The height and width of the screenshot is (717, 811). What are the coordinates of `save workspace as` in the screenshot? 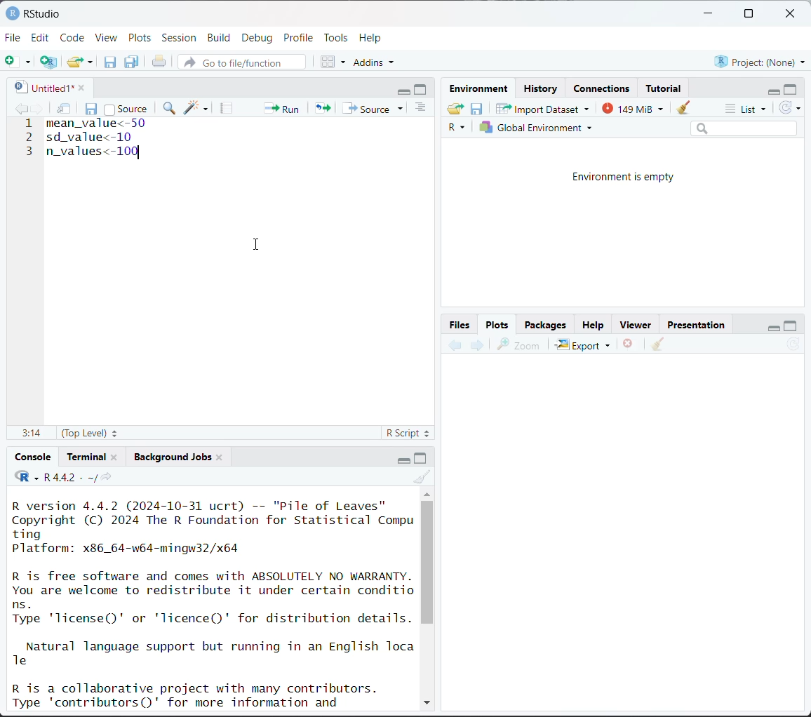 It's located at (477, 109).